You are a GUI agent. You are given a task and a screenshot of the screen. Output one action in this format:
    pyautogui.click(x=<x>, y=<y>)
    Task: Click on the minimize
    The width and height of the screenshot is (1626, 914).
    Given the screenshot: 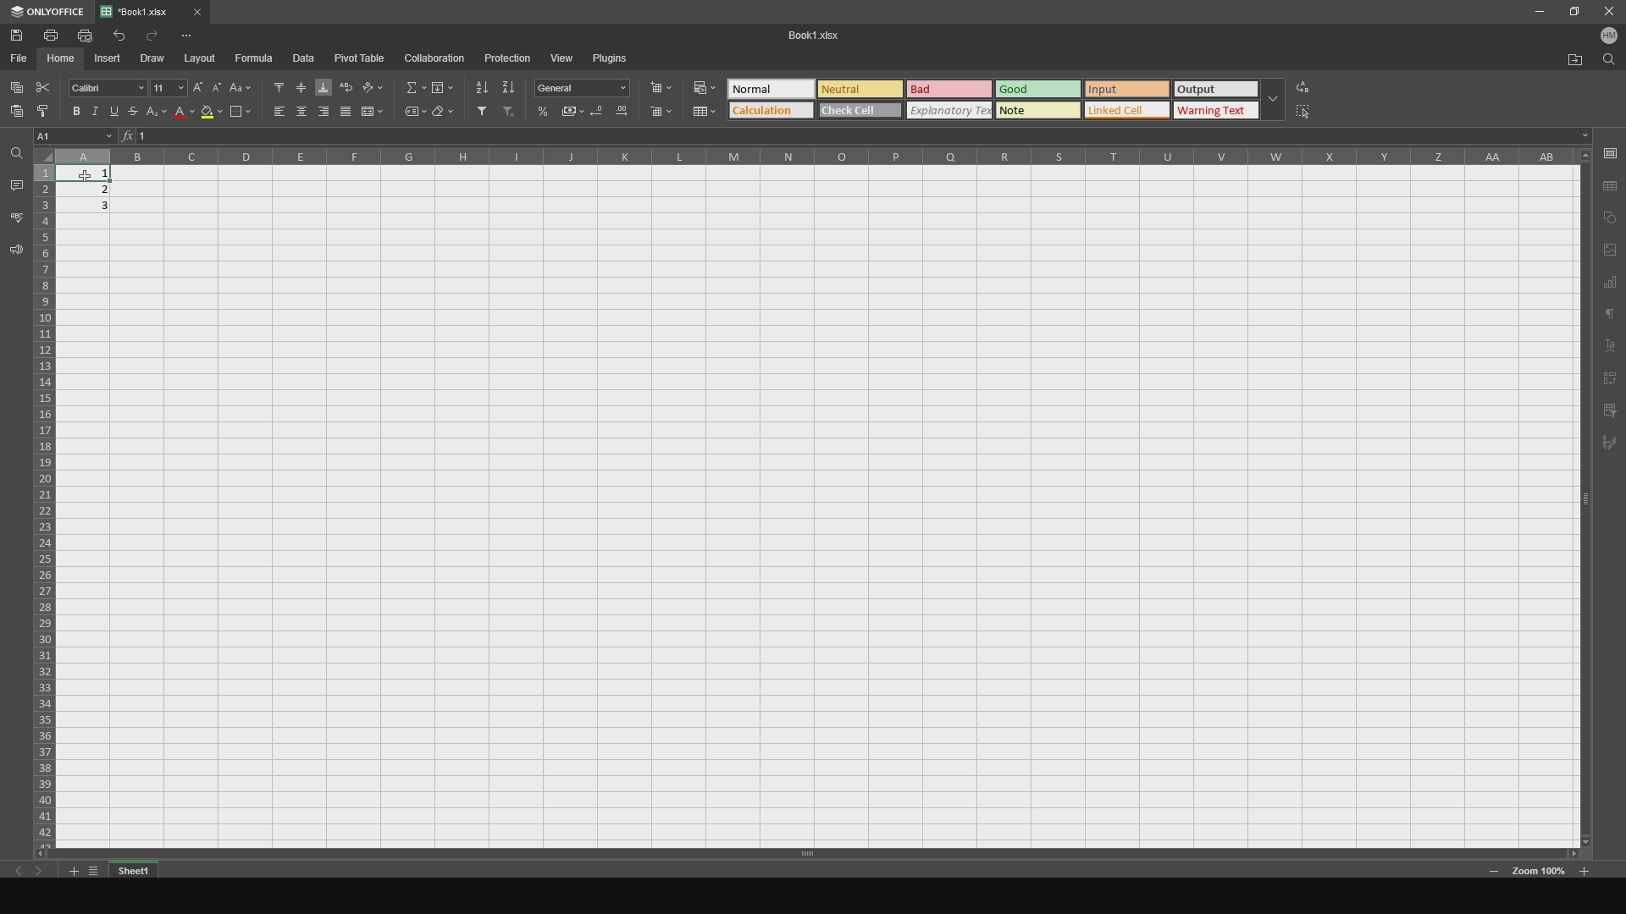 What is the action you would take?
    pyautogui.click(x=1538, y=14)
    